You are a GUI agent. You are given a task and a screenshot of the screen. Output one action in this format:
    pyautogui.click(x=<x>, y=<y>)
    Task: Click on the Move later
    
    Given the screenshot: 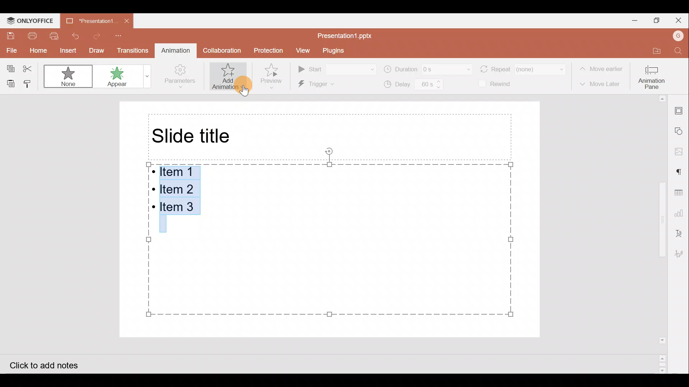 What is the action you would take?
    pyautogui.click(x=601, y=85)
    